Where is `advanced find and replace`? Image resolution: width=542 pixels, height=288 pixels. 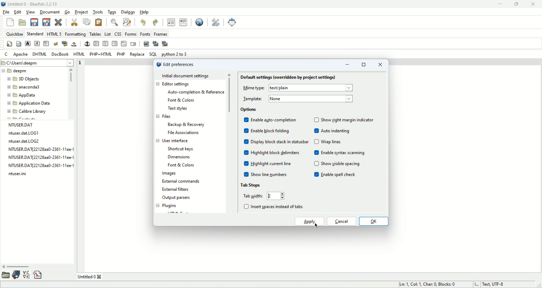 advanced find and replace is located at coordinates (126, 22).